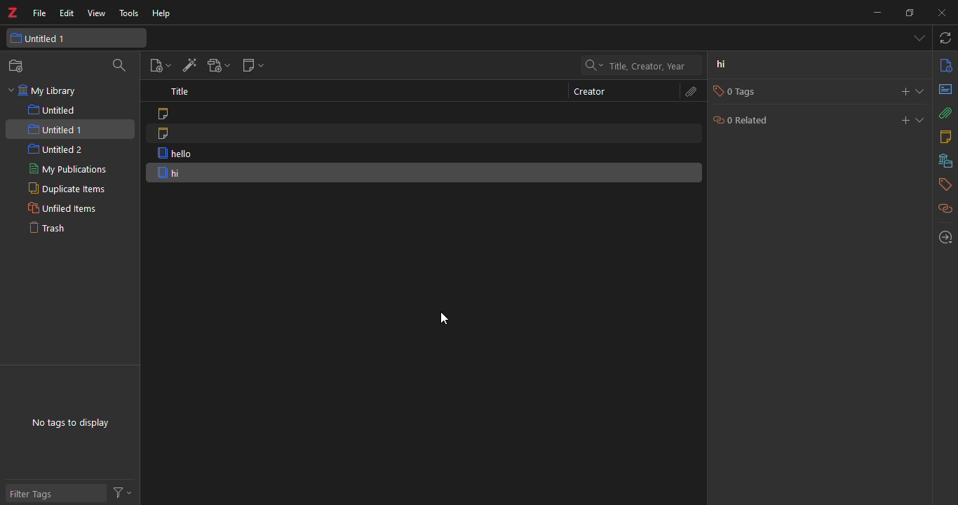 This screenshot has width=958, height=505. I want to click on note, so click(165, 133).